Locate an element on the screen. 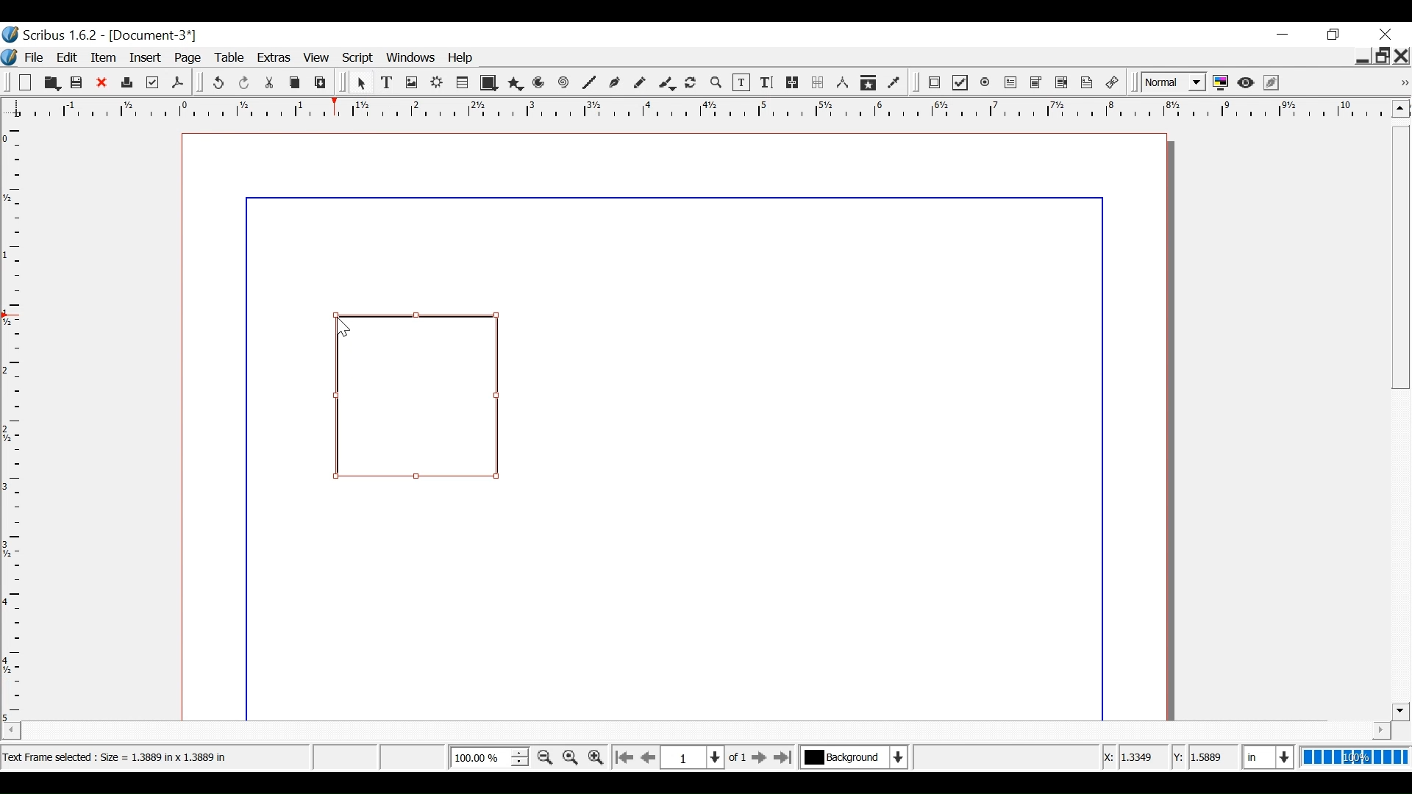 This screenshot has height=794, width=1412. PDF Combo Box is located at coordinates (1038, 83).